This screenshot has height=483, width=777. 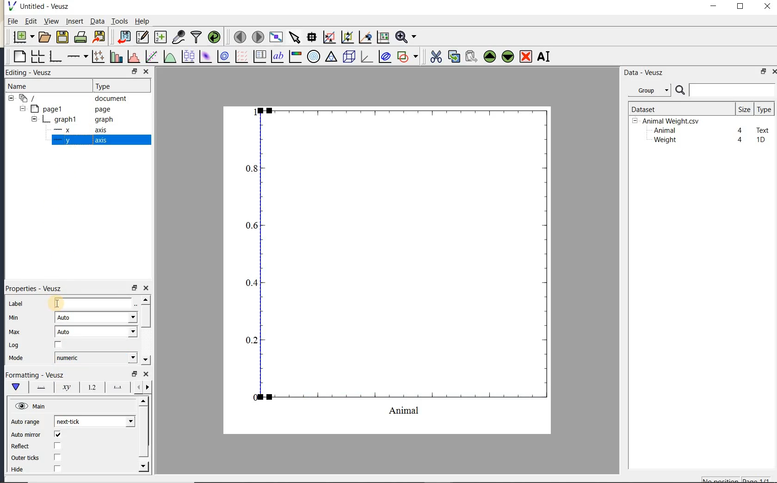 I want to click on click or draw a rectangle to zoom graph axes, so click(x=329, y=37).